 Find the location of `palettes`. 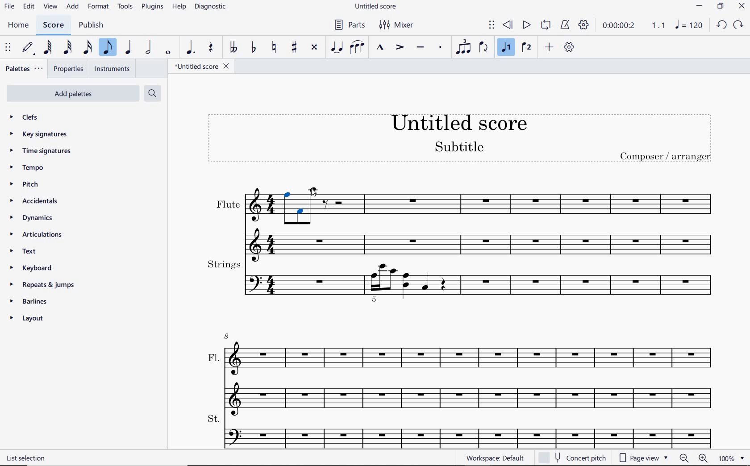

palettes is located at coordinates (25, 68).